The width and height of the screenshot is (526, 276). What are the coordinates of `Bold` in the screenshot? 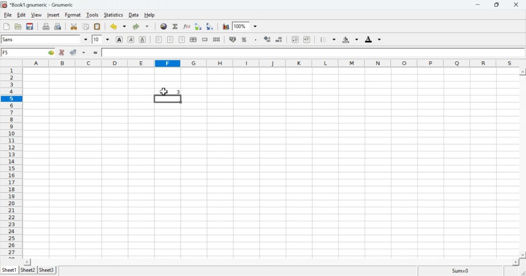 It's located at (118, 40).